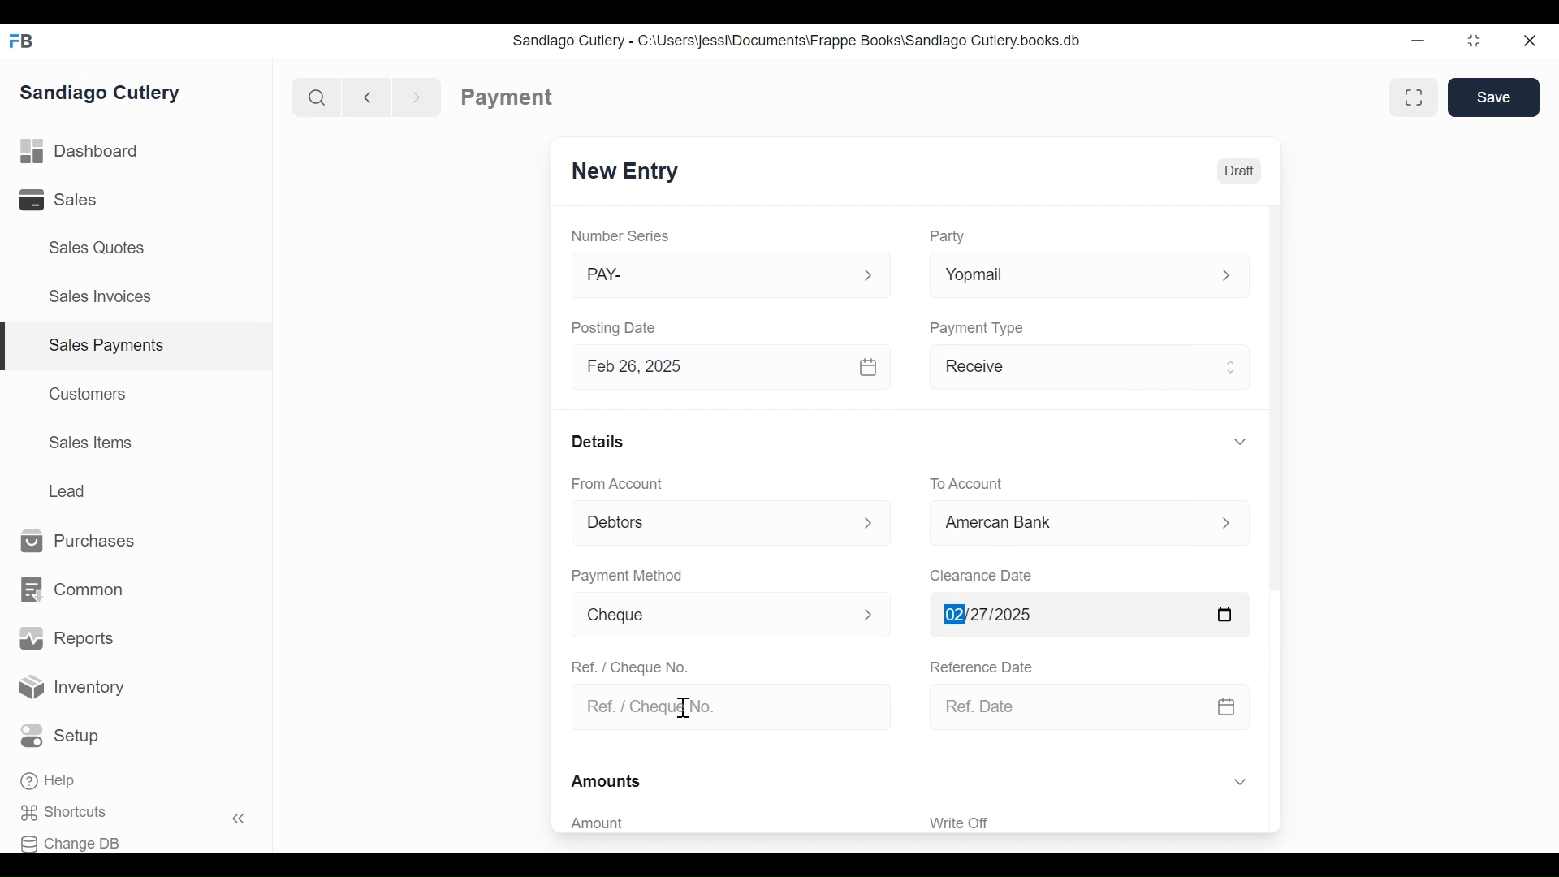 This screenshot has width=1559, height=877. Describe the element at coordinates (710, 525) in the screenshot. I see `Debtors` at that location.